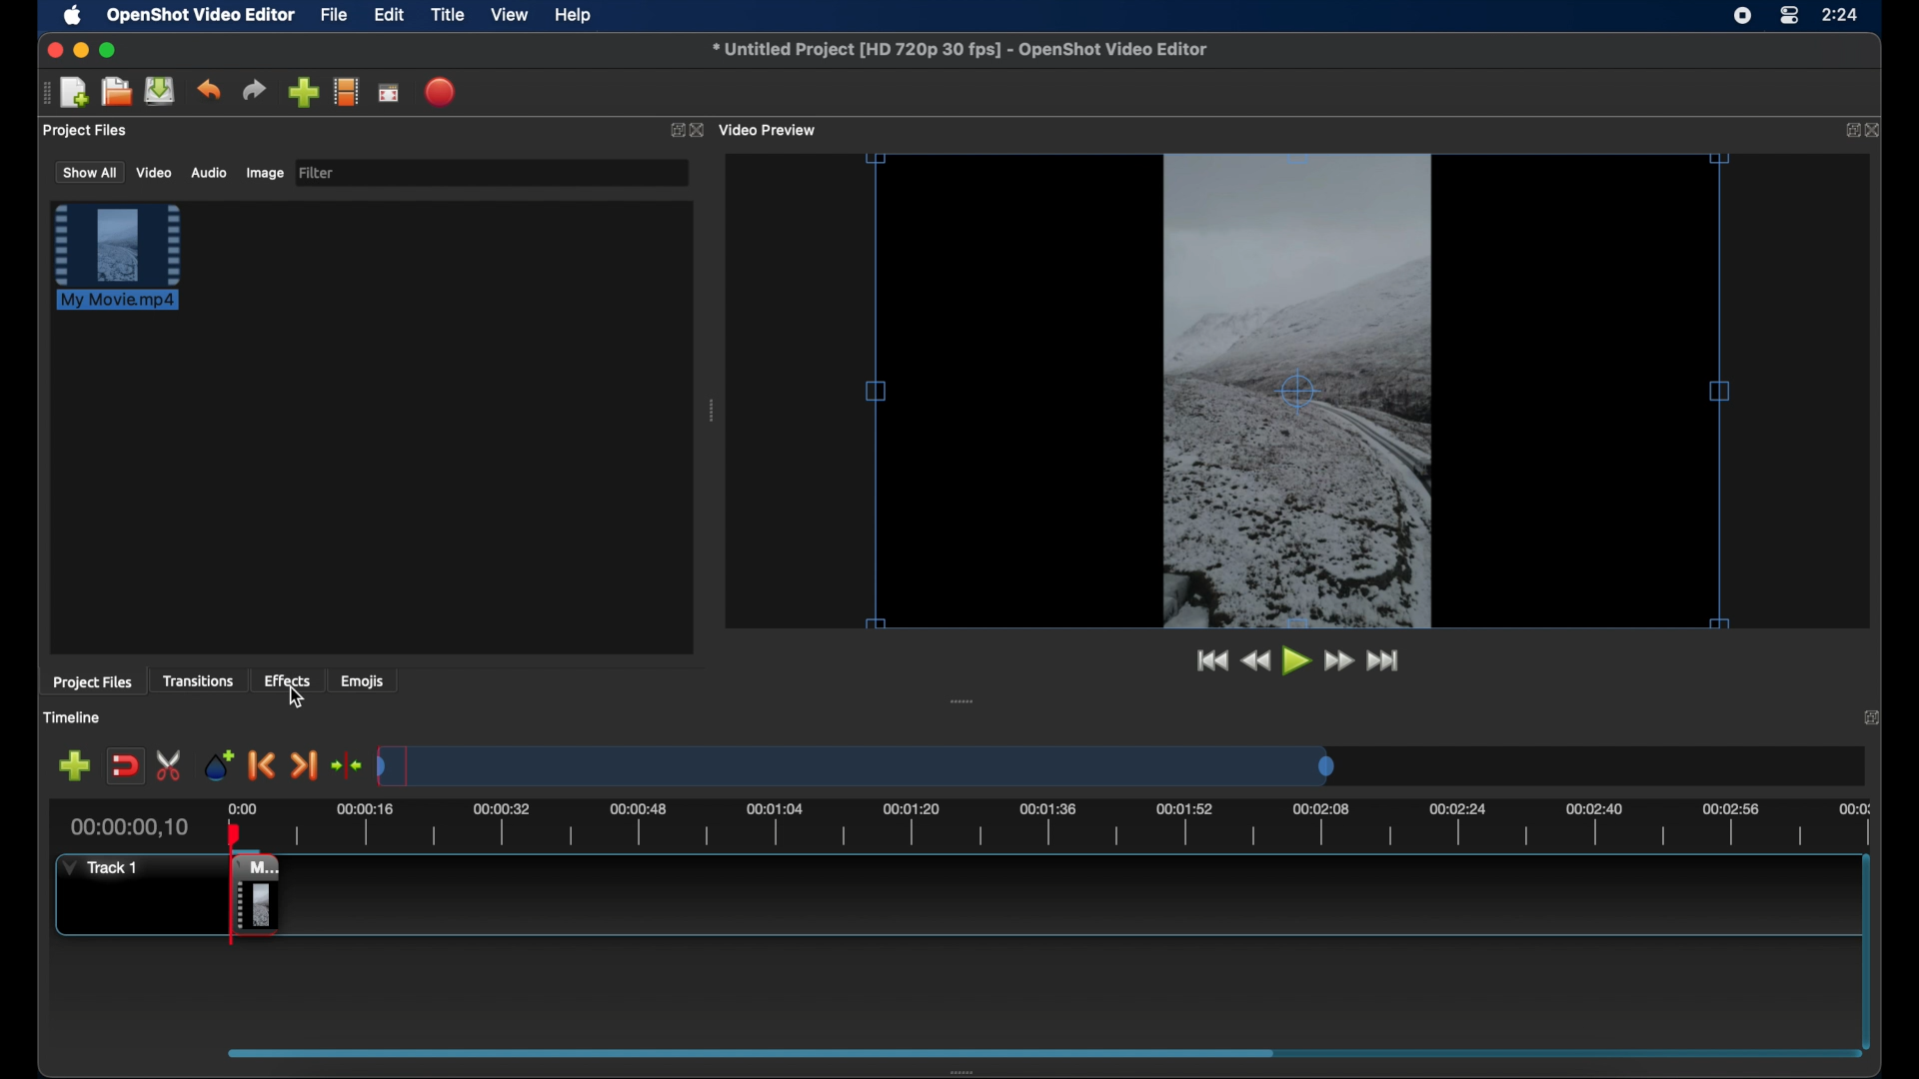  What do you see at coordinates (98, 869) in the screenshot?
I see `track 1` at bounding box center [98, 869].